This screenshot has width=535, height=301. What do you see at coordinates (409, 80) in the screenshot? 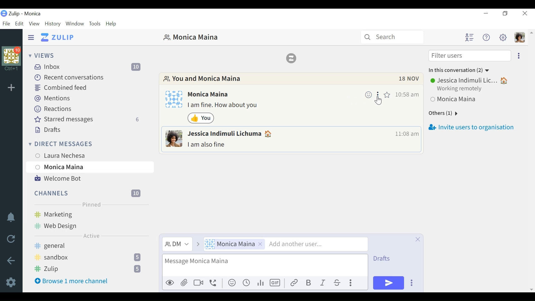
I see `Date` at bounding box center [409, 80].